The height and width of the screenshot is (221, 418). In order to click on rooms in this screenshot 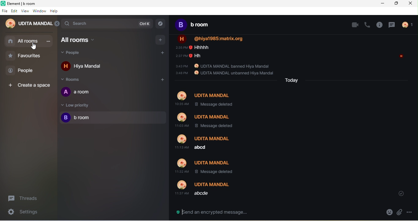, I will do `click(75, 79)`.